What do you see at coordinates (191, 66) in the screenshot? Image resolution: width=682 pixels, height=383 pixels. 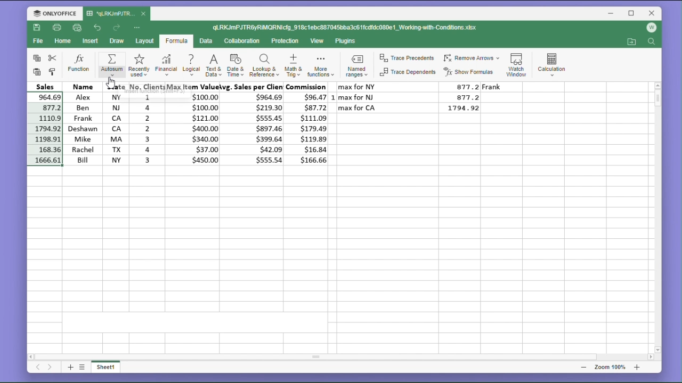 I see `logical` at bounding box center [191, 66].